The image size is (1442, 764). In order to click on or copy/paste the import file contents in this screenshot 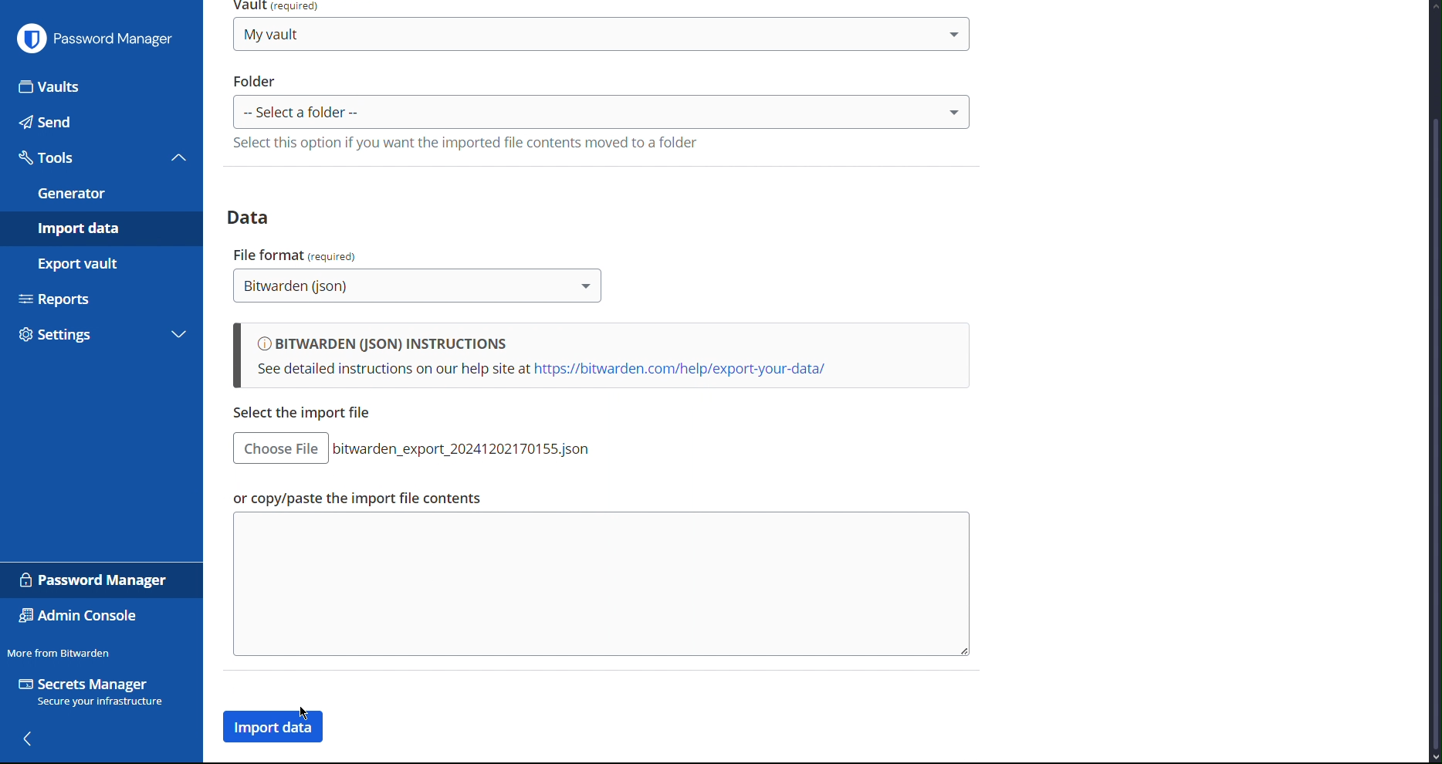, I will do `click(354, 499)`.